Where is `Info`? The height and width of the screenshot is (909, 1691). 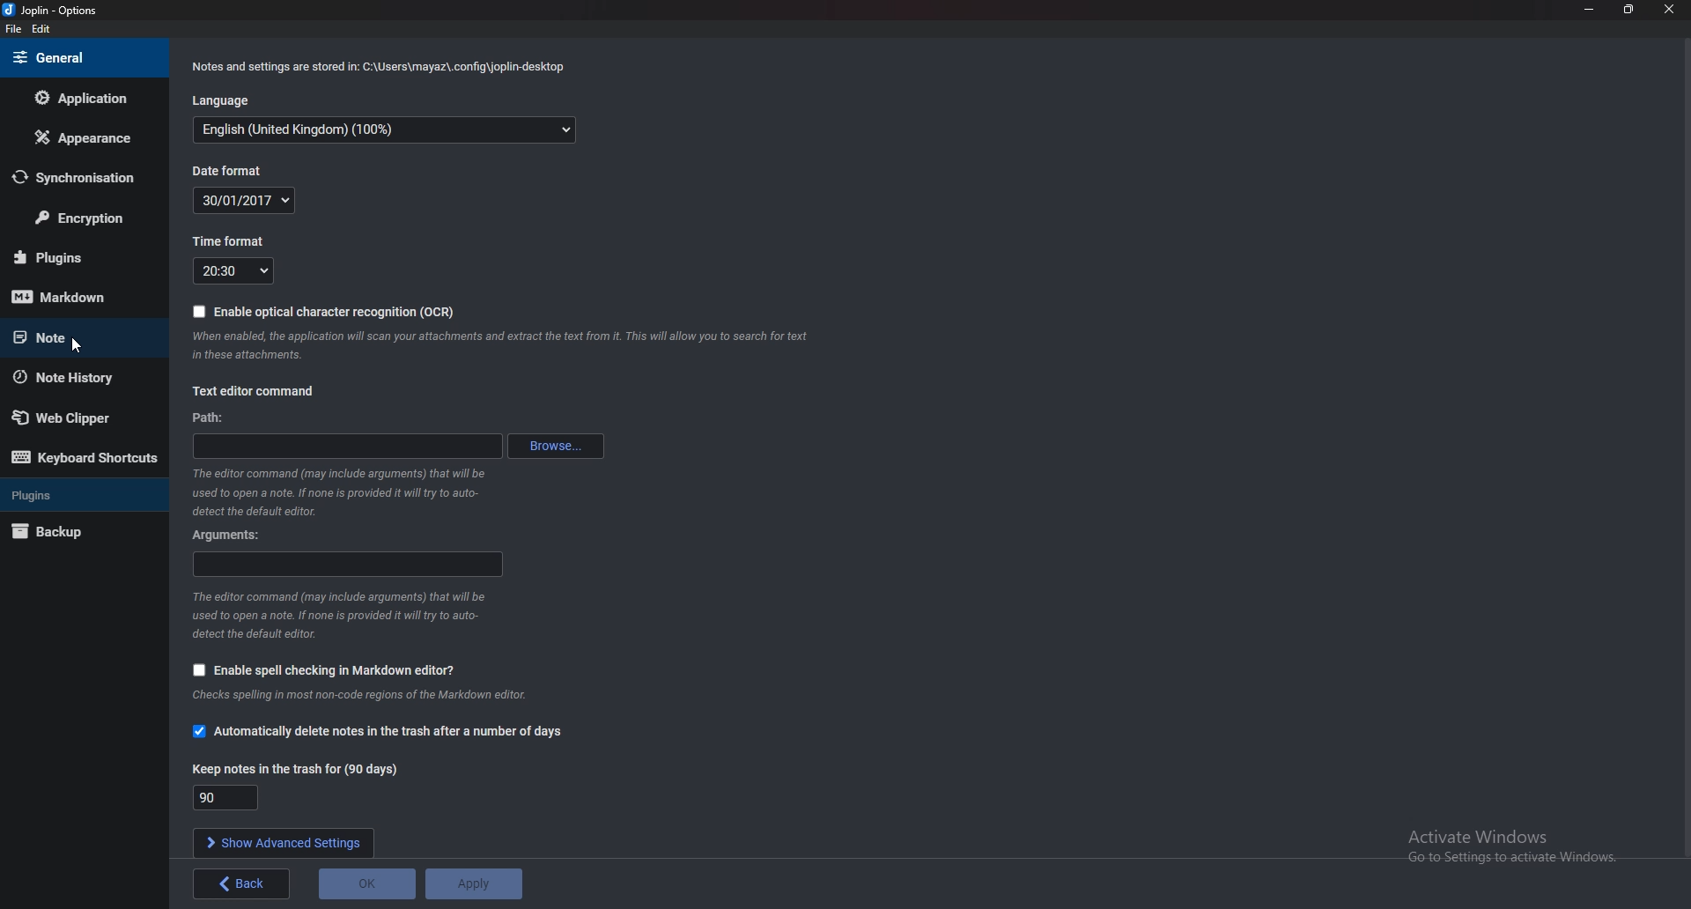
Info is located at coordinates (366, 696).